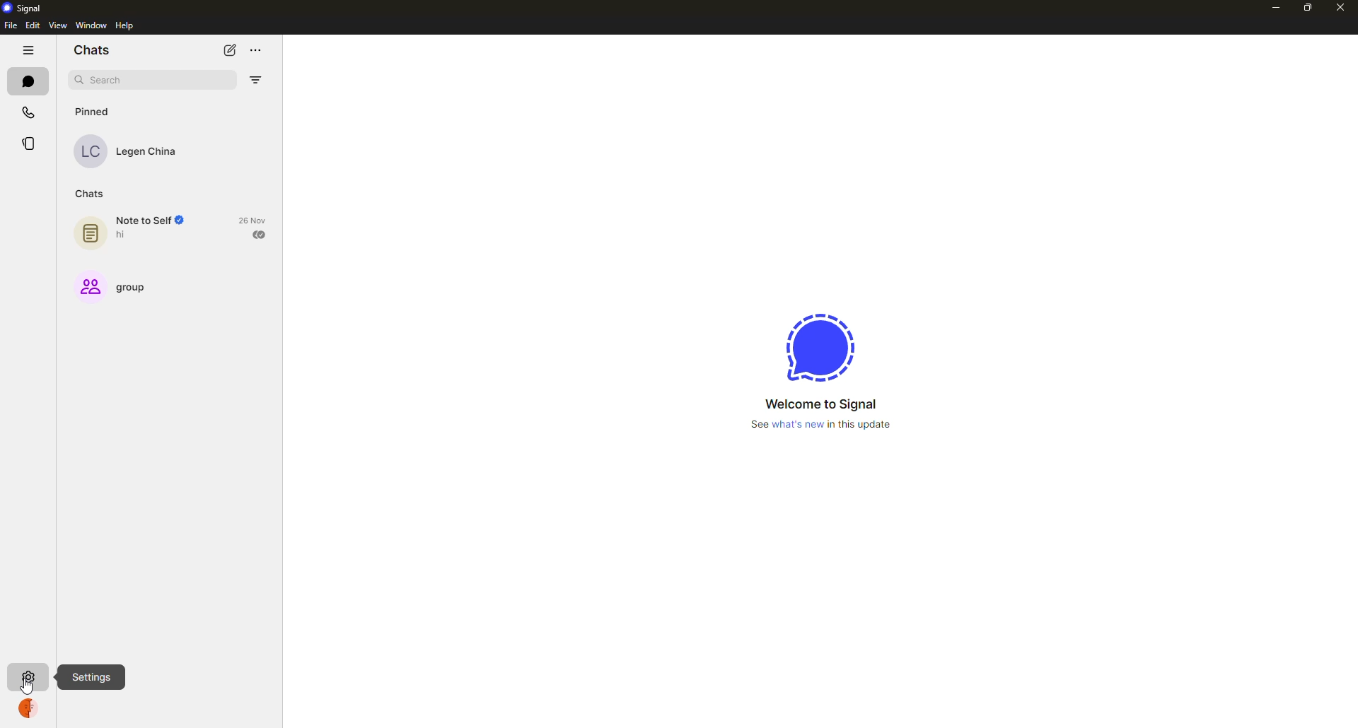  I want to click on minimize, so click(1275, 7).